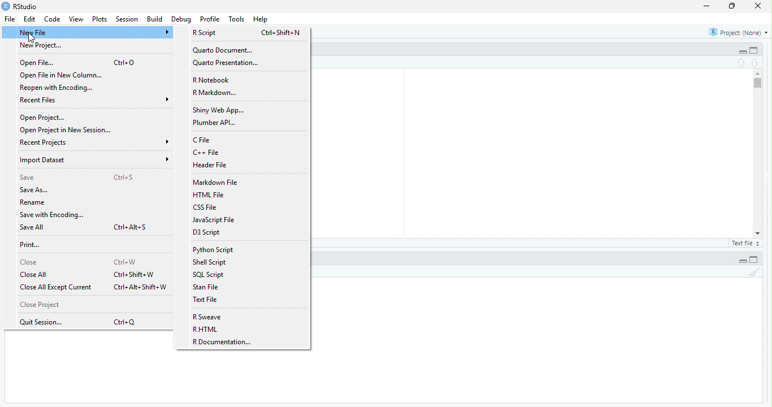 Image resolution: width=772 pixels, height=407 pixels. Describe the element at coordinates (206, 287) in the screenshot. I see `Stan File` at that location.